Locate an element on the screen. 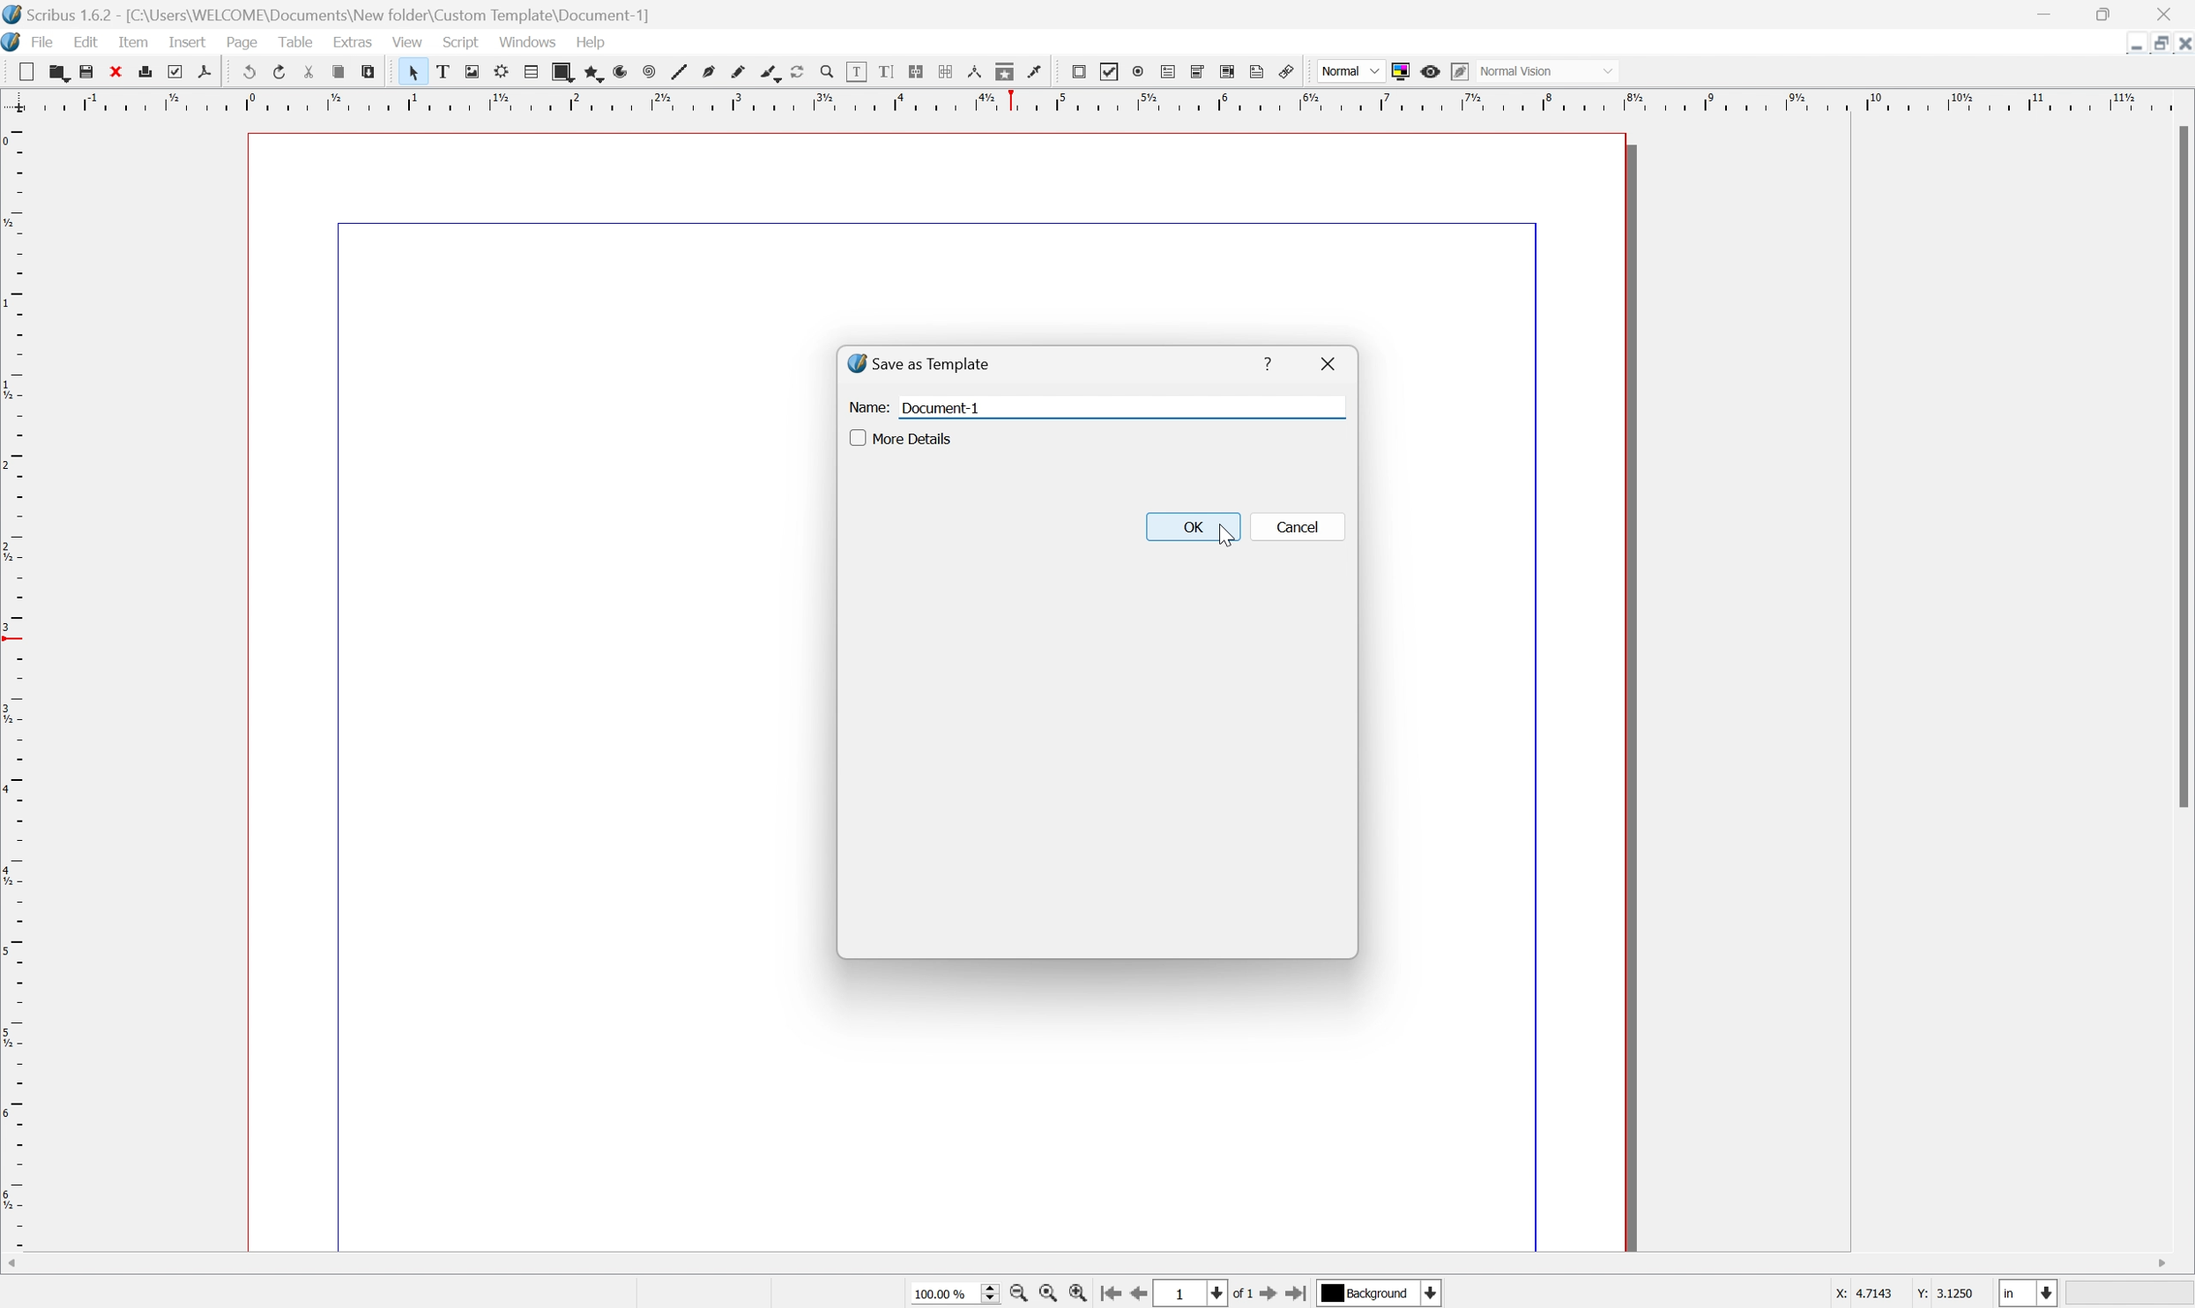 This screenshot has width=2195, height=1308. edit text with story editor is located at coordinates (885, 71).